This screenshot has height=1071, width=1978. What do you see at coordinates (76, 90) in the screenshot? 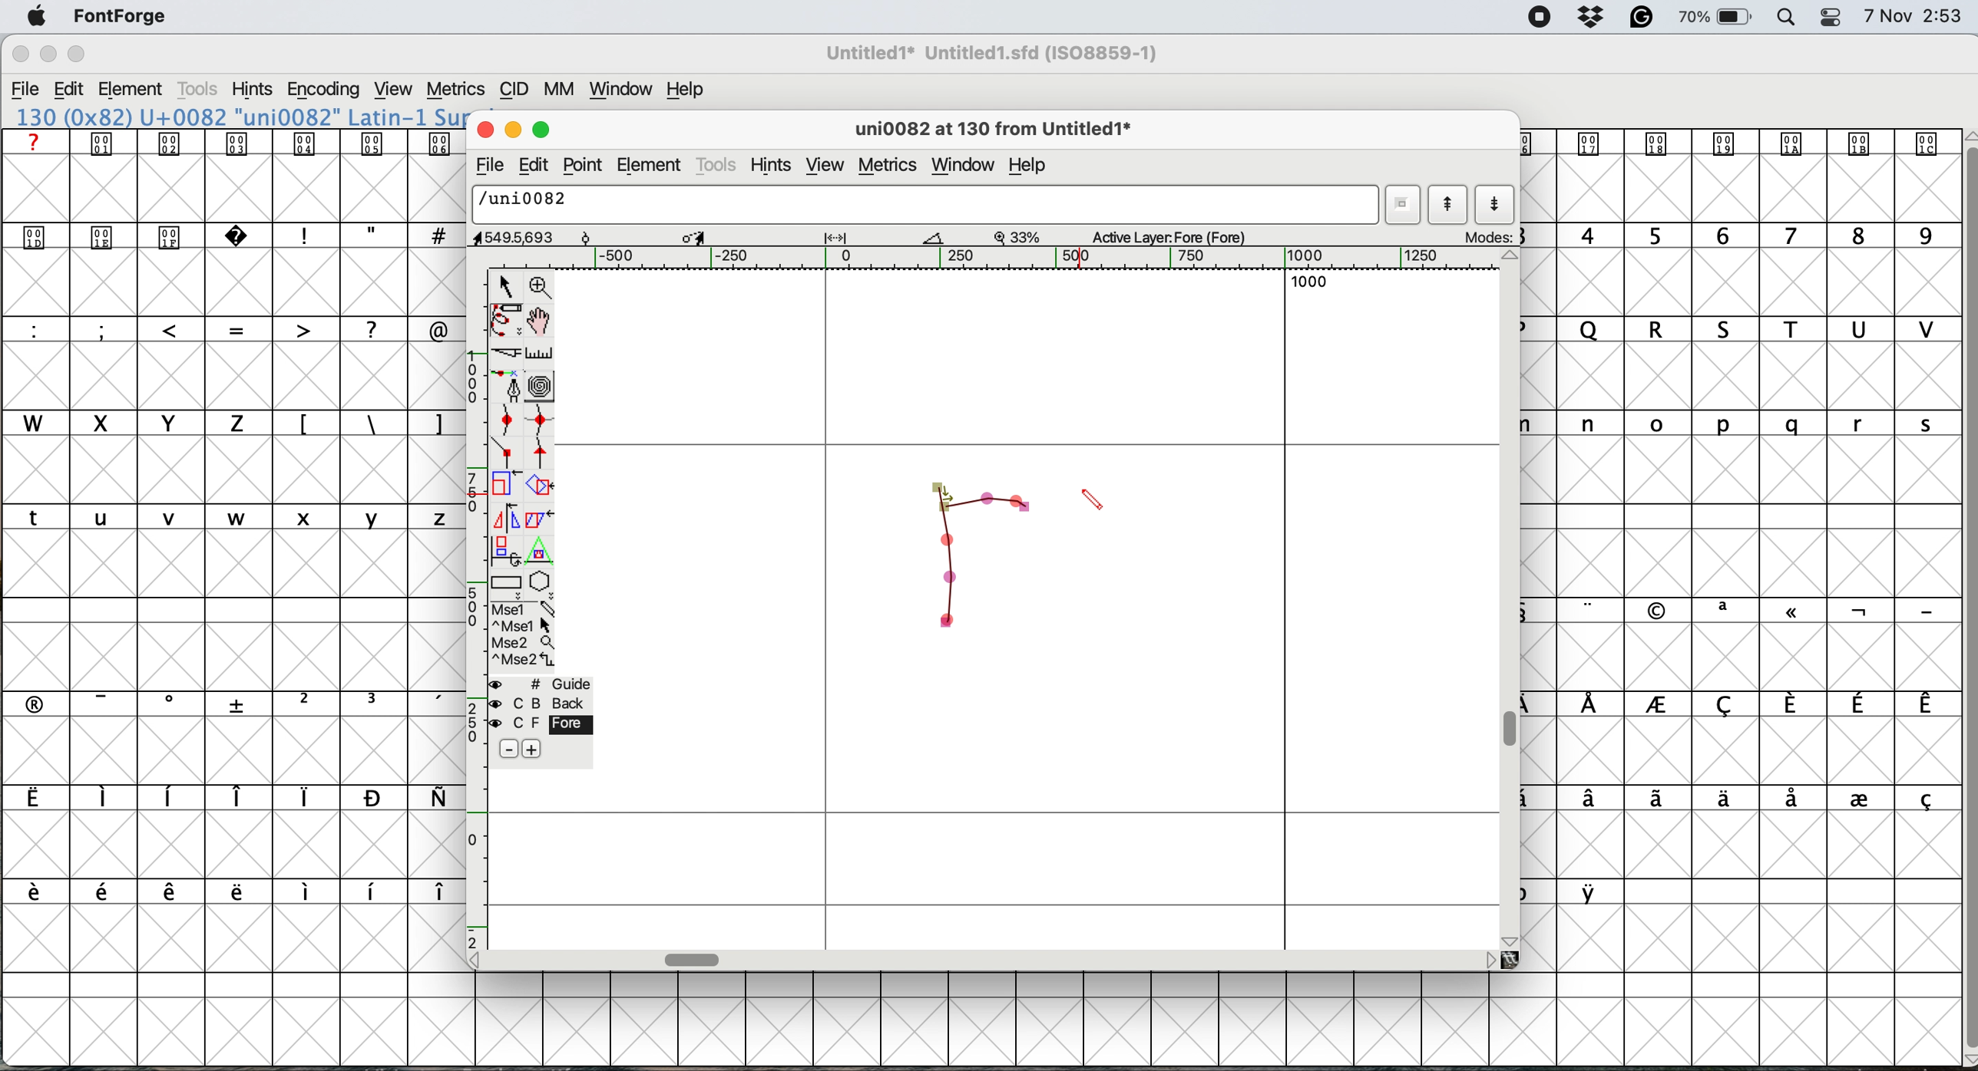
I see `edit` at bounding box center [76, 90].